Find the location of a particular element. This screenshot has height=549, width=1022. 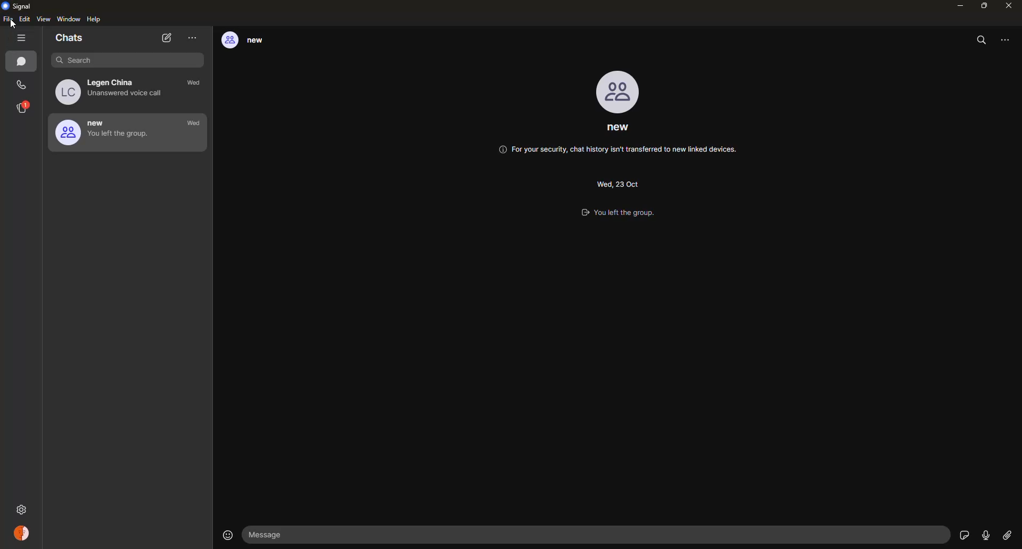

profile is located at coordinates (23, 535).